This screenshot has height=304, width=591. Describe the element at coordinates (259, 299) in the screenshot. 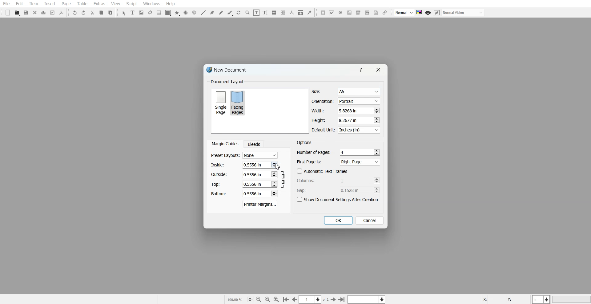

I see `Zoom Out` at that location.